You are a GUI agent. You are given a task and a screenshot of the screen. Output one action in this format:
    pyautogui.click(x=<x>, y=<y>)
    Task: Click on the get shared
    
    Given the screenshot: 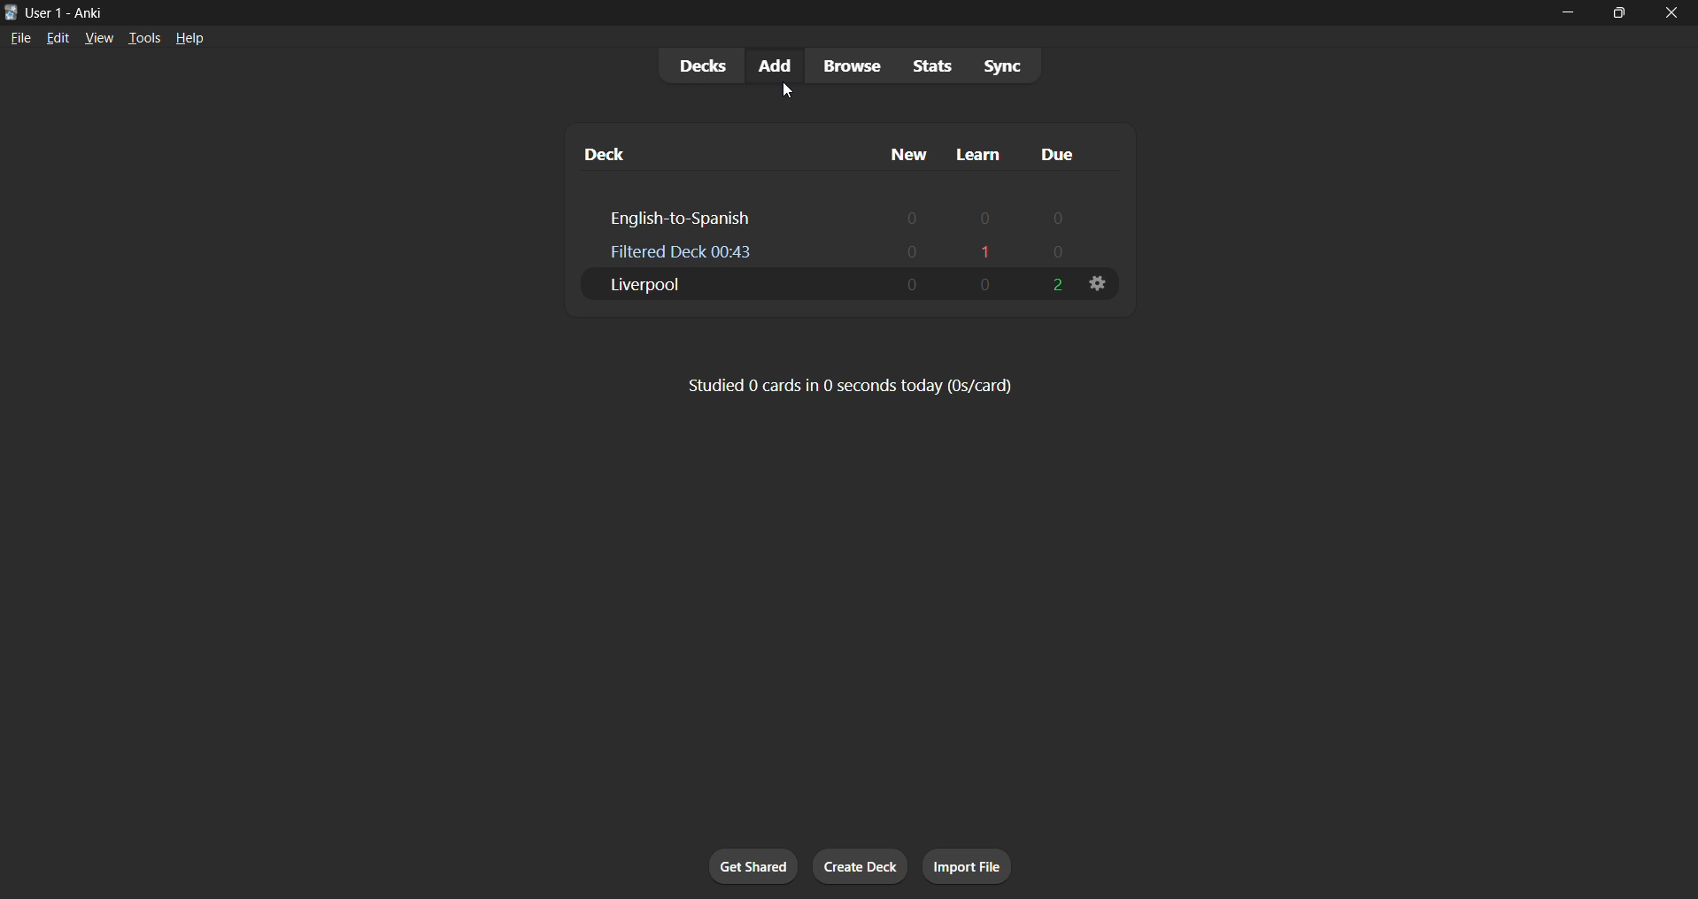 What is the action you would take?
    pyautogui.click(x=747, y=867)
    